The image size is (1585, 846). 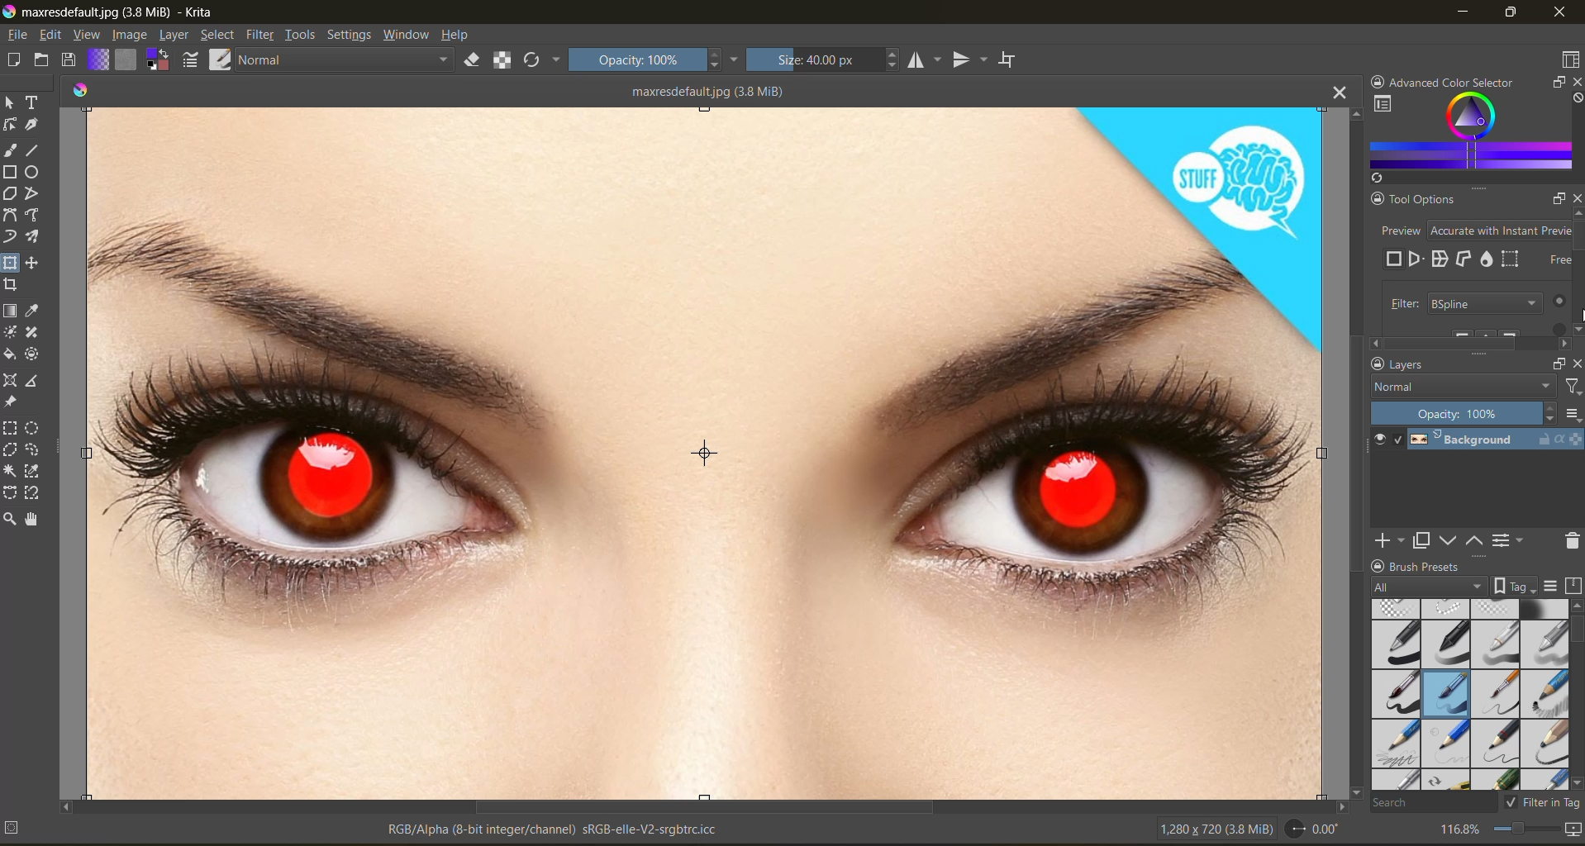 I want to click on opacity, so click(x=652, y=62).